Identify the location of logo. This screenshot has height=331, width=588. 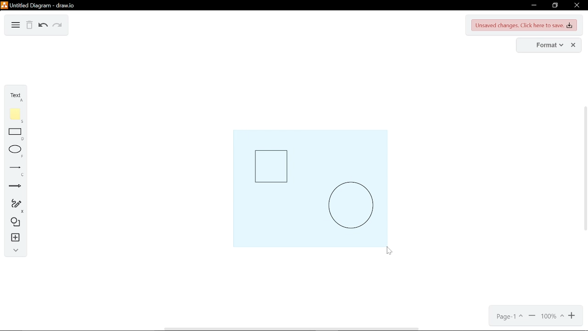
(4, 5).